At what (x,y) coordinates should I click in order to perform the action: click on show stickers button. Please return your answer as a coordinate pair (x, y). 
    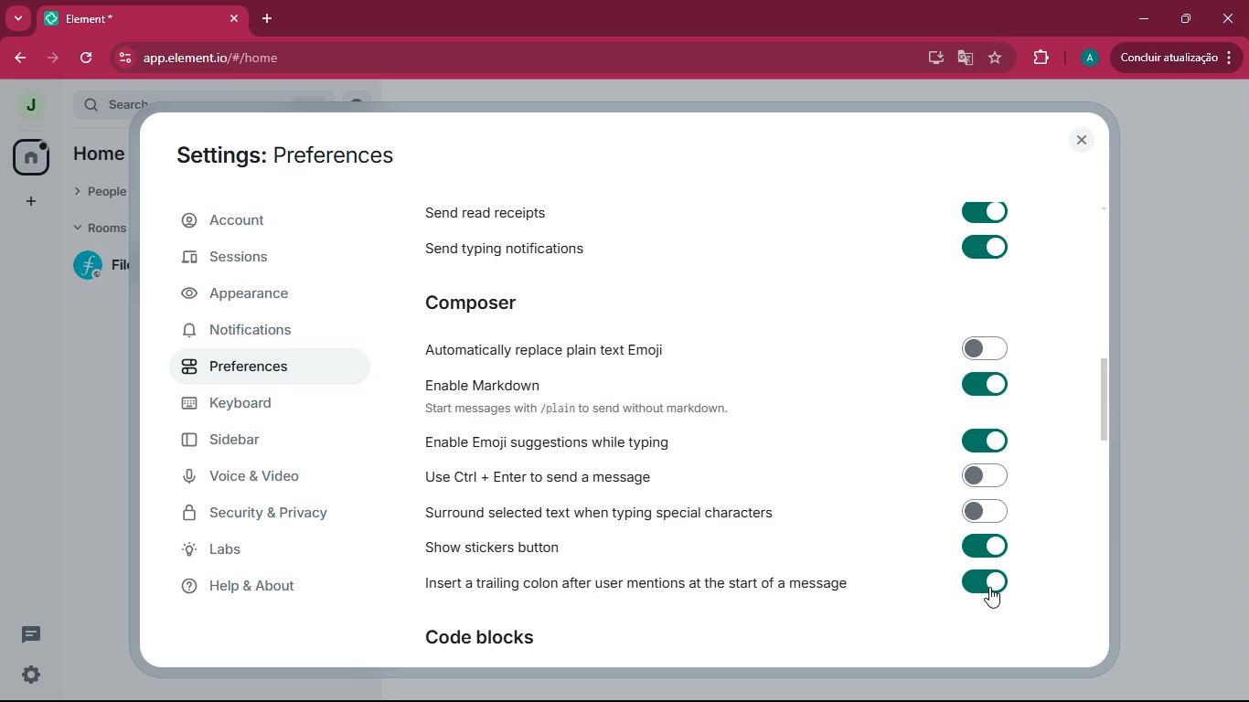
    Looking at the image, I should click on (712, 544).